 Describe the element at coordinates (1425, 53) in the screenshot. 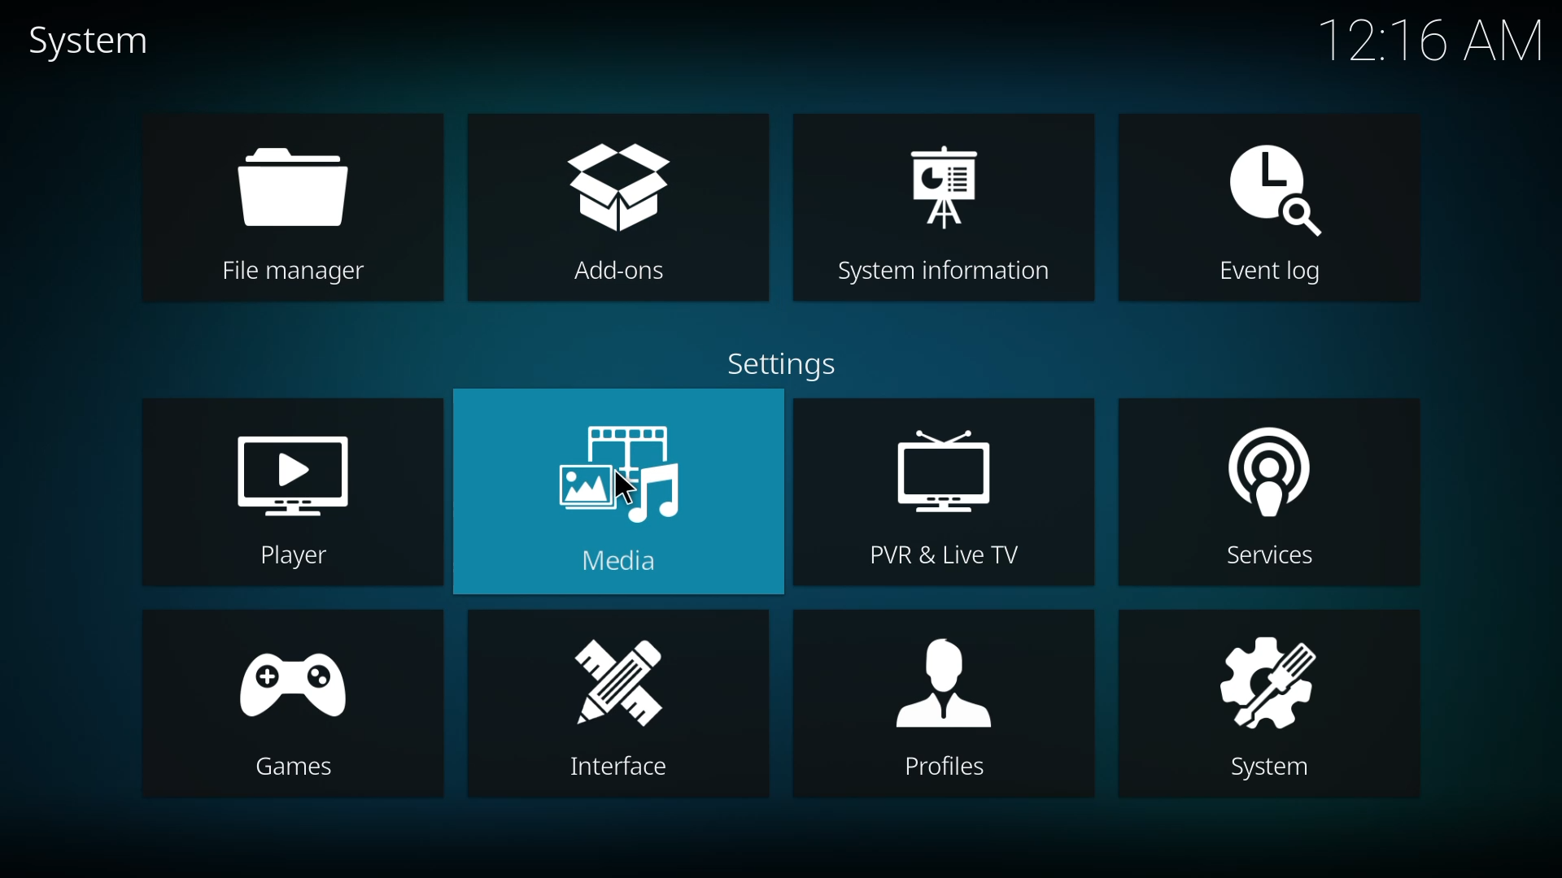

I see `12.16 AM` at that location.